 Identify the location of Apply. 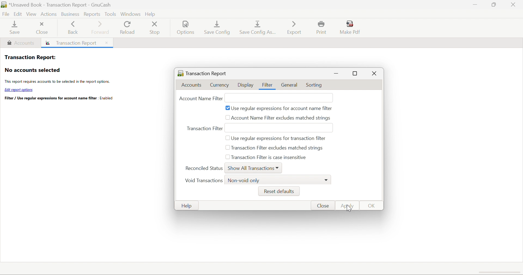
(348, 206).